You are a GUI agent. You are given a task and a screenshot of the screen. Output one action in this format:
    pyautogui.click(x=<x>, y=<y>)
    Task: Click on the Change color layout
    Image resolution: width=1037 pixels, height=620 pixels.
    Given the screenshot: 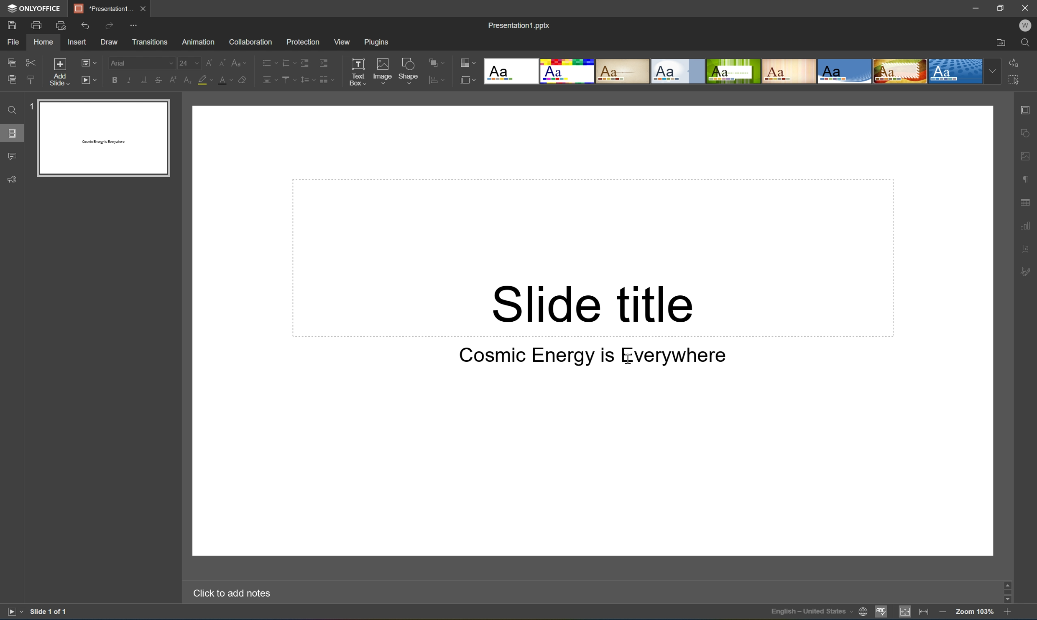 What is the action you would take?
    pyautogui.click(x=467, y=62)
    